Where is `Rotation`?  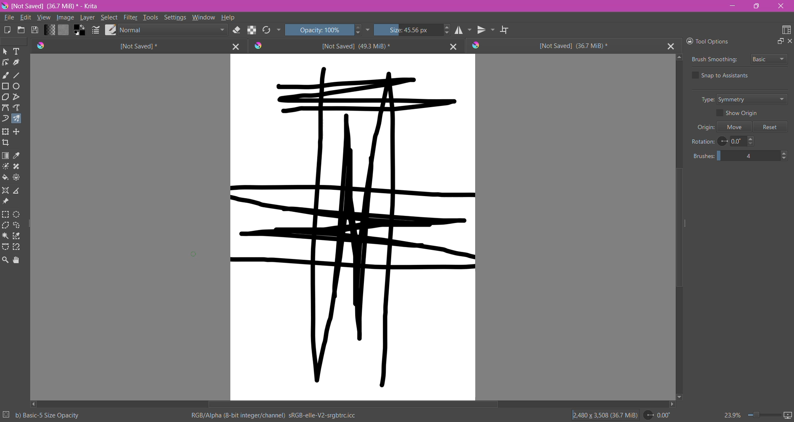
Rotation is located at coordinates (703, 141).